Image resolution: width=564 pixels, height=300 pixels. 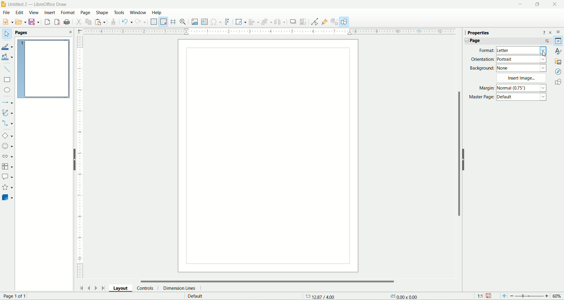 I want to click on line color, so click(x=7, y=45).